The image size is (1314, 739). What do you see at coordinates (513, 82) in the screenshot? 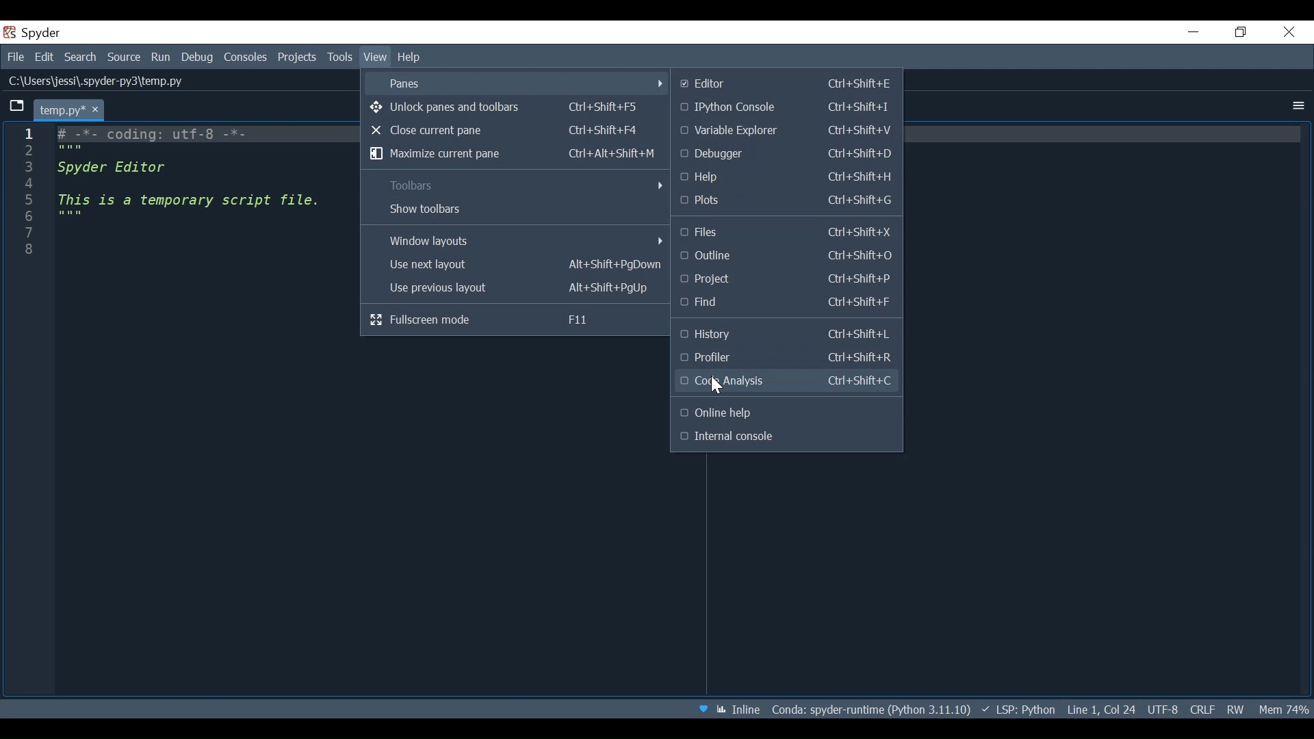
I see `Panes` at bounding box center [513, 82].